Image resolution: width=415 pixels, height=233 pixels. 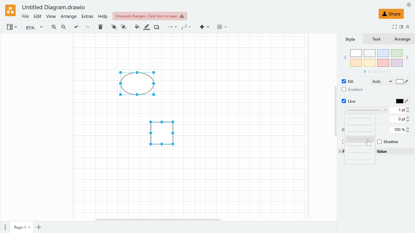 I want to click on Undo, so click(x=77, y=28).